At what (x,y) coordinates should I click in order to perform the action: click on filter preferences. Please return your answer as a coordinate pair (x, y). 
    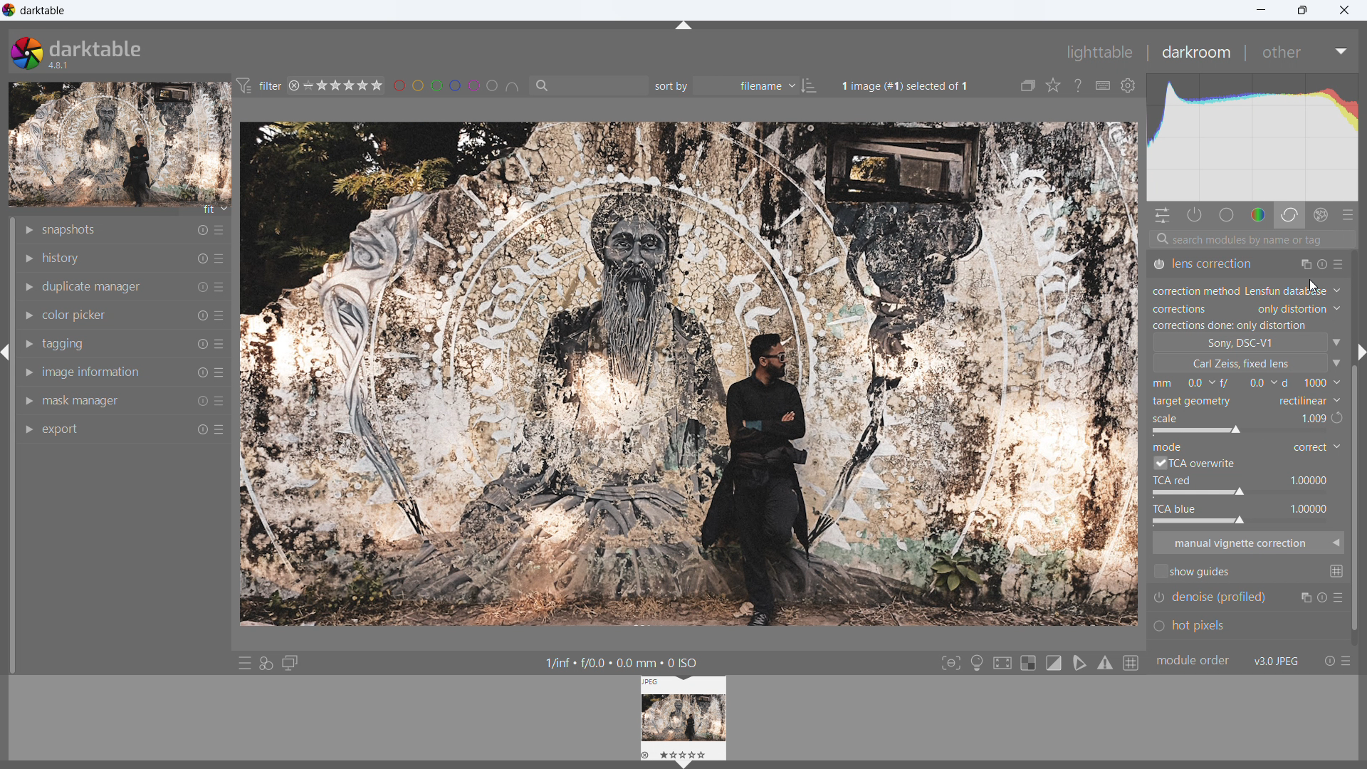
    Looking at the image, I should click on (259, 86).